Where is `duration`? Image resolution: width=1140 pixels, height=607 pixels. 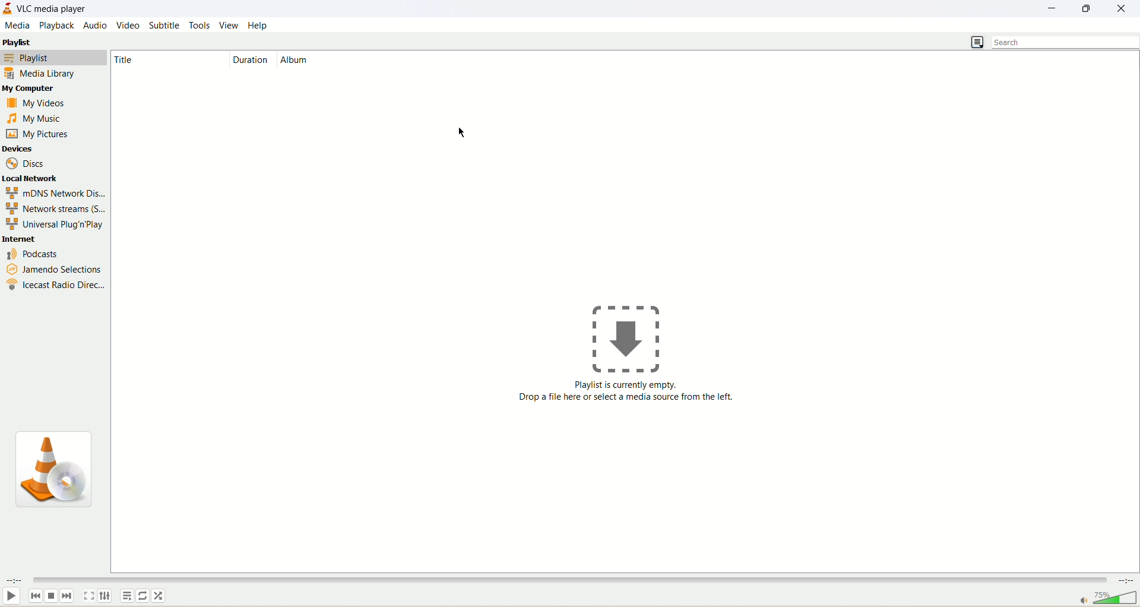
duration is located at coordinates (250, 60).